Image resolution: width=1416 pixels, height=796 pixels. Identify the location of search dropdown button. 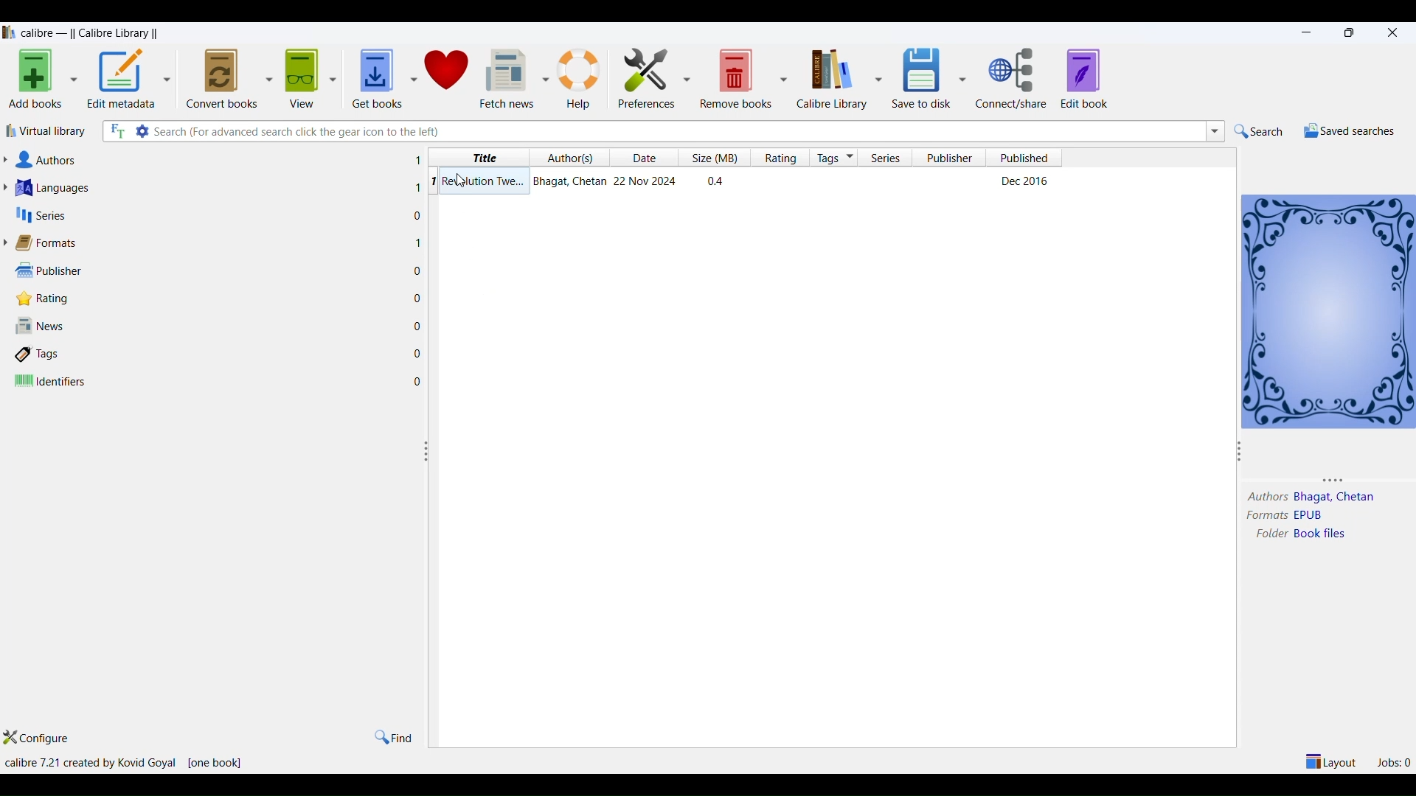
(1216, 132).